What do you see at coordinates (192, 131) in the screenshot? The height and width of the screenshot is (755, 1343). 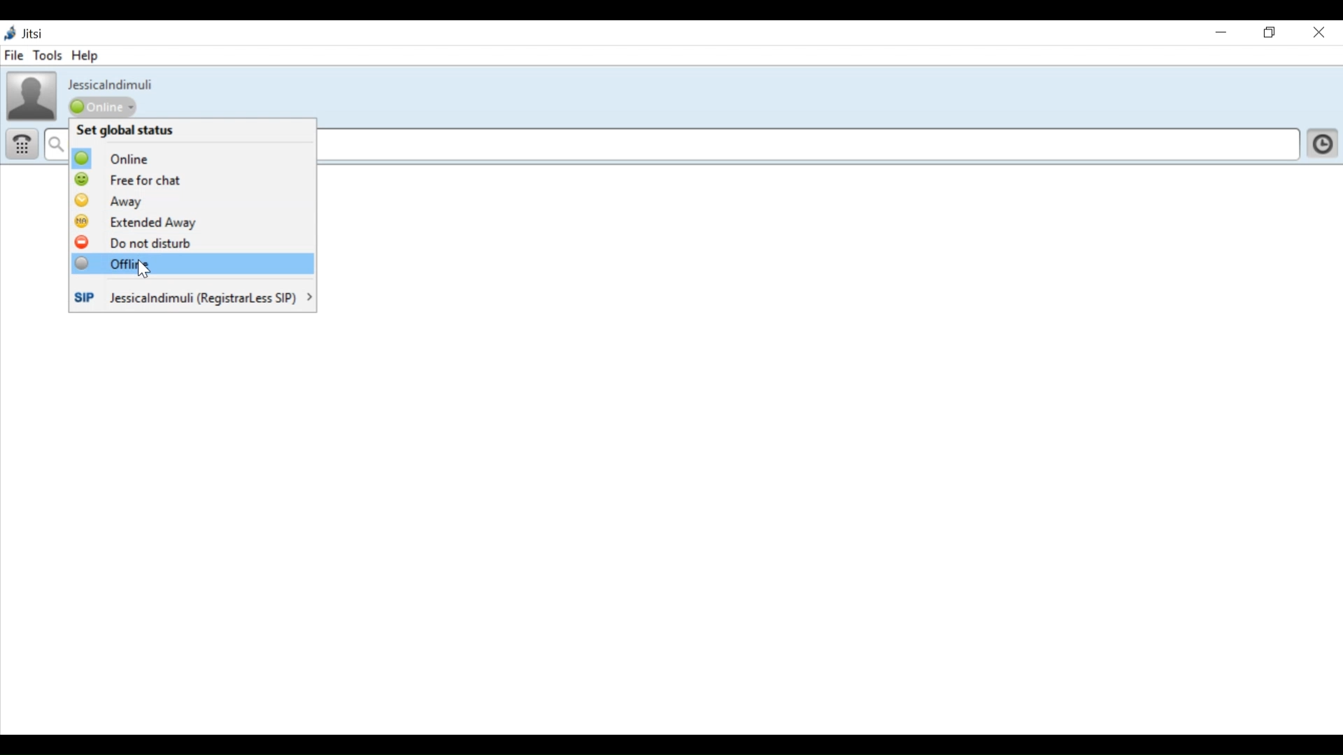 I see `Set Global Status` at bounding box center [192, 131].